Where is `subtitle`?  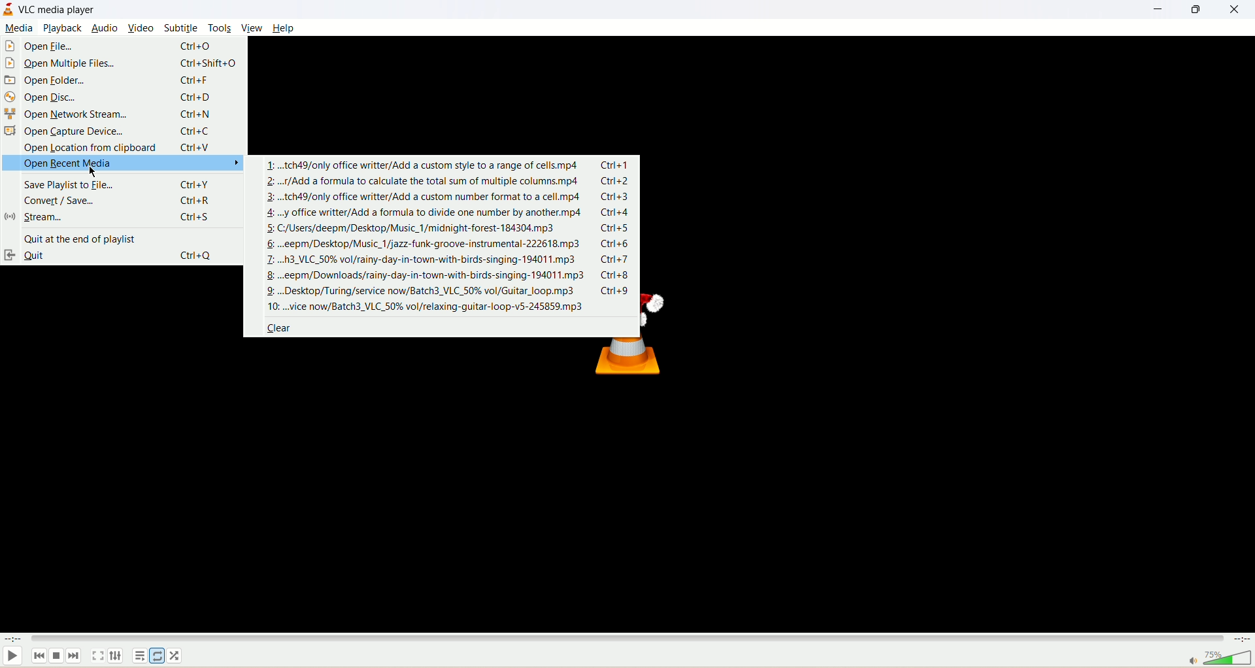
subtitle is located at coordinates (181, 28).